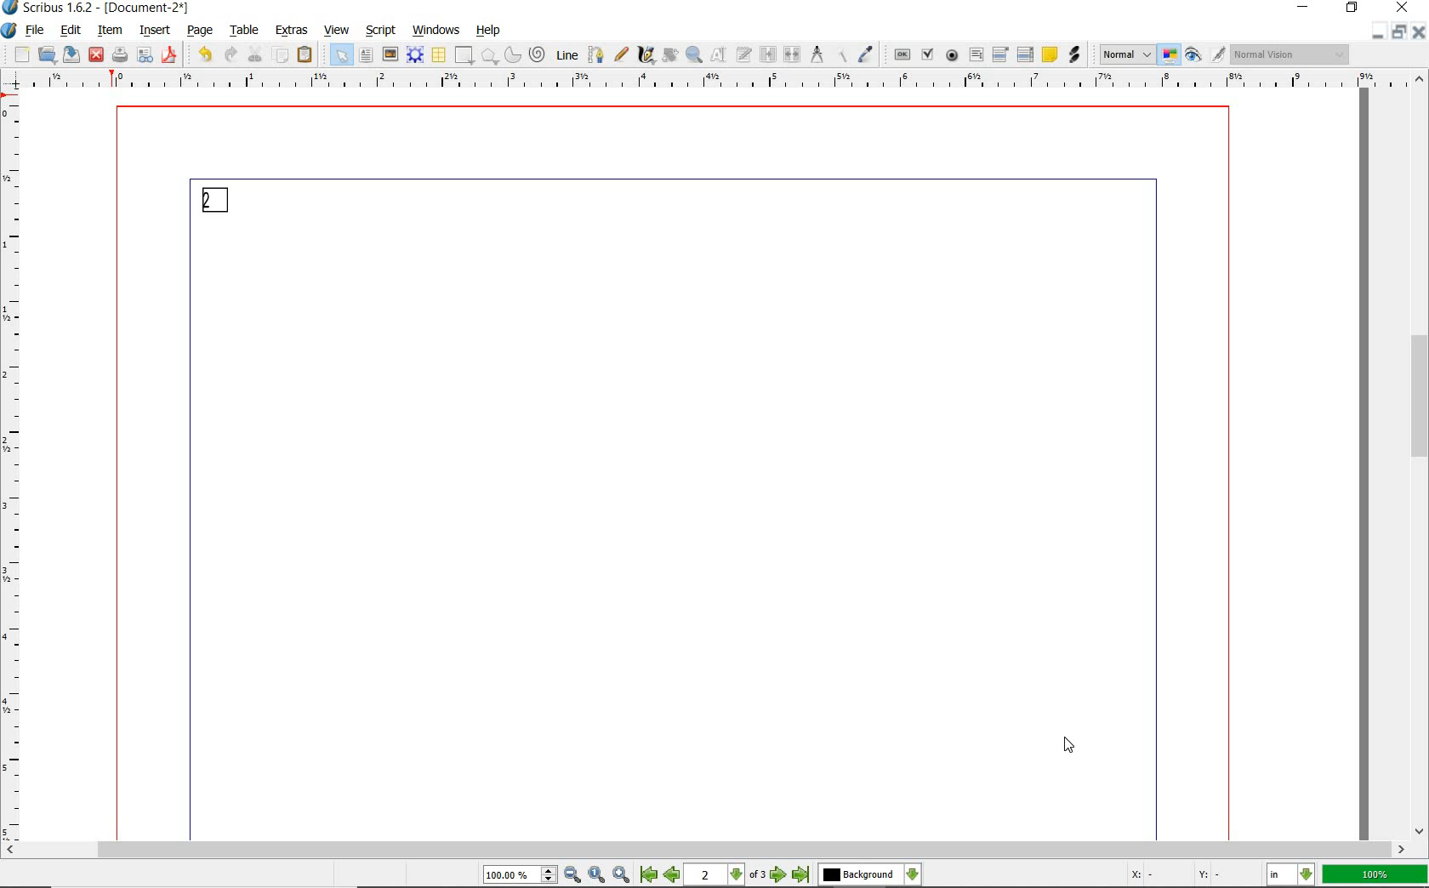  What do you see at coordinates (118, 54) in the screenshot?
I see `print` at bounding box center [118, 54].